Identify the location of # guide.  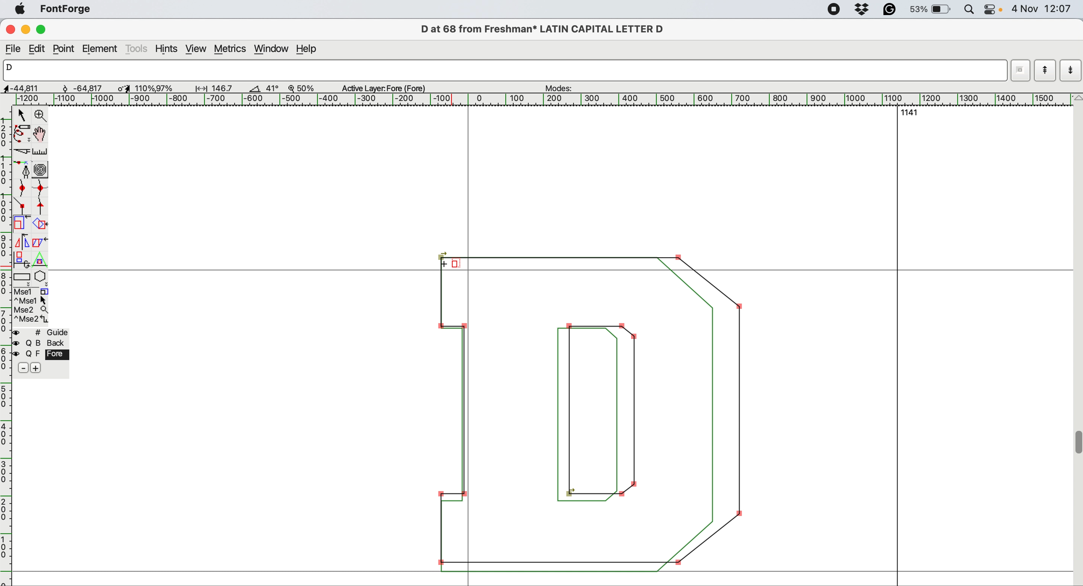
(44, 333).